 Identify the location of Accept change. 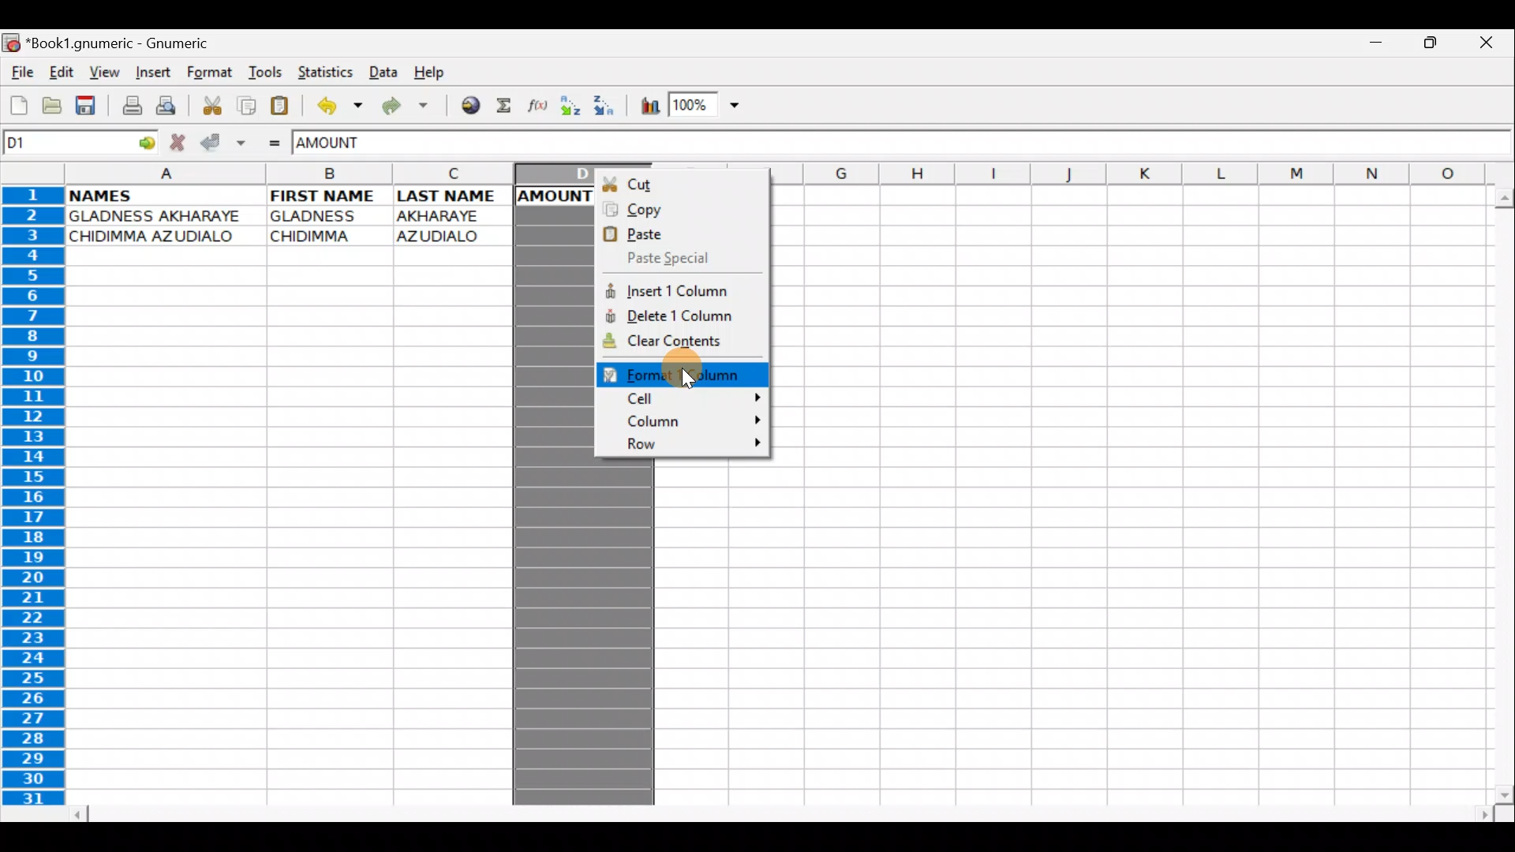
(222, 143).